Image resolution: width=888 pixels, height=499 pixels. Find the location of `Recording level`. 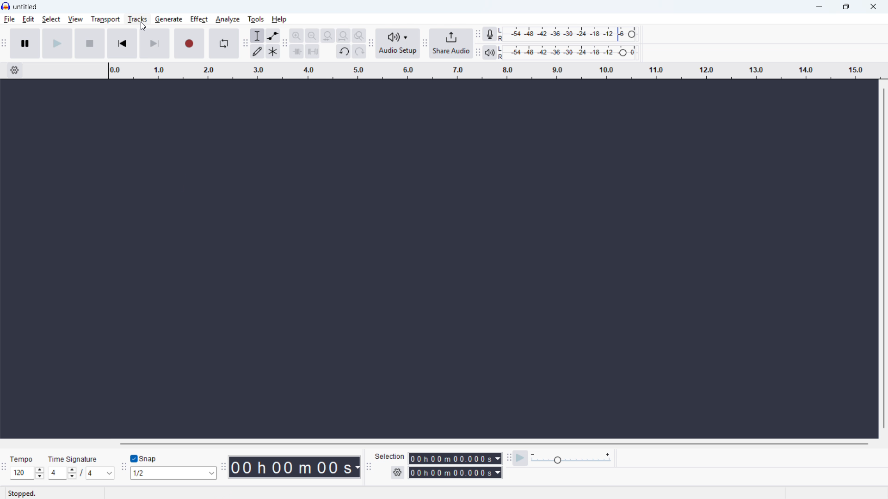

Recording level is located at coordinates (567, 35).